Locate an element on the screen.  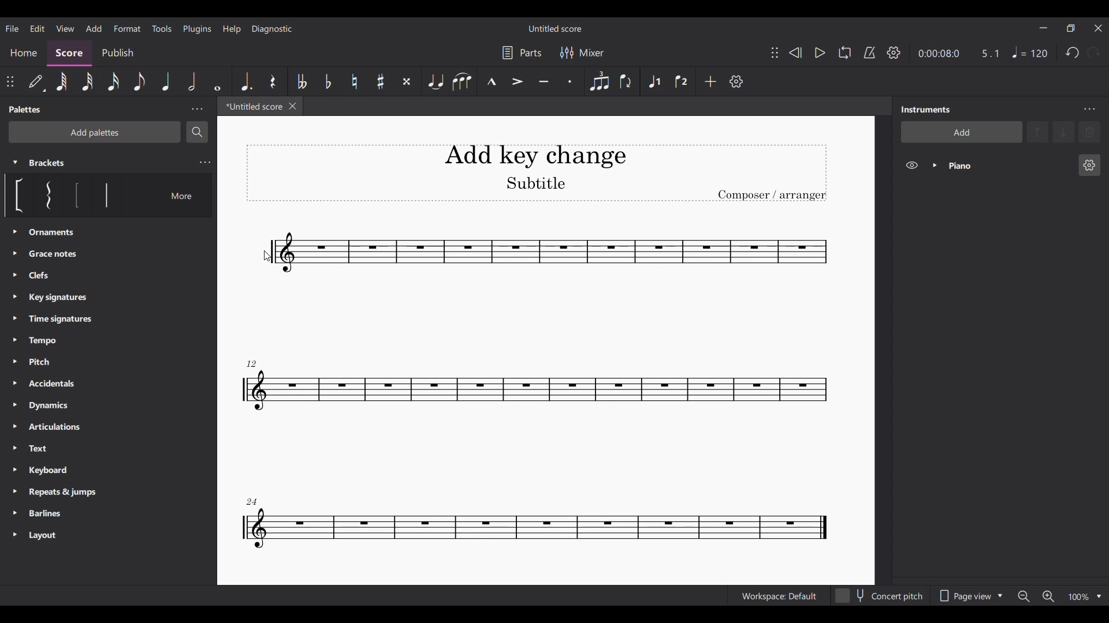
Parts is located at coordinates (522, 52).